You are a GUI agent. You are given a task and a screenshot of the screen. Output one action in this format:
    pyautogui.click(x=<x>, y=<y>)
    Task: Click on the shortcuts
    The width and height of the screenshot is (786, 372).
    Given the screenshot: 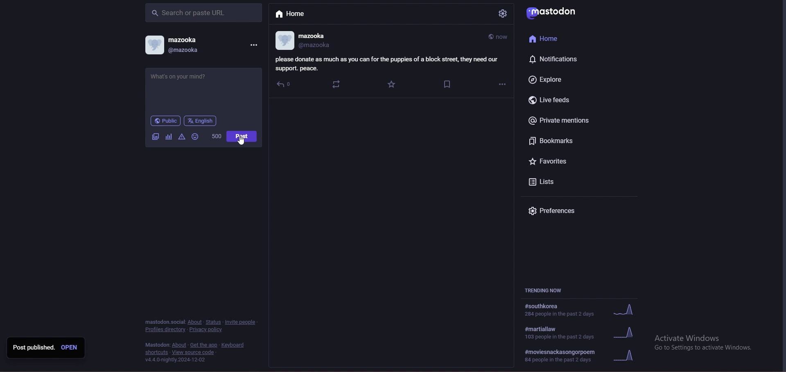 What is the action you would take?
    pyautogui.click(x=156, y=352)
    